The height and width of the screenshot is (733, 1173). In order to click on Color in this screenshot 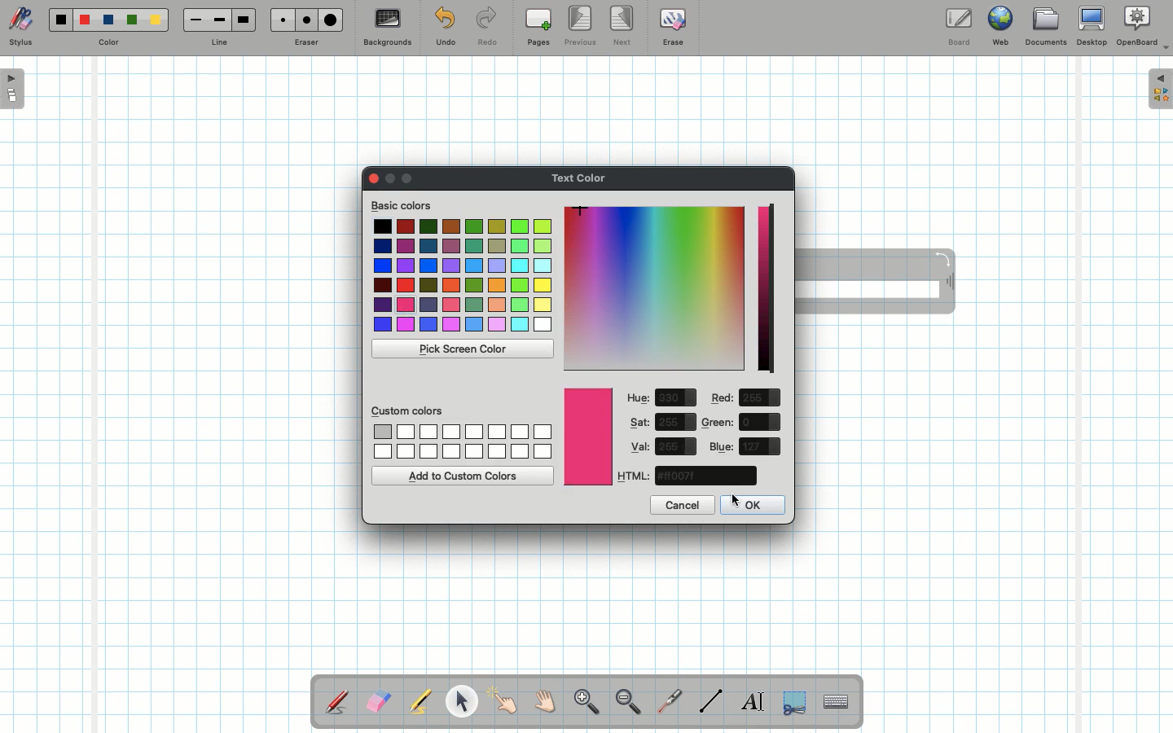, I will do `click(107, 43)`.